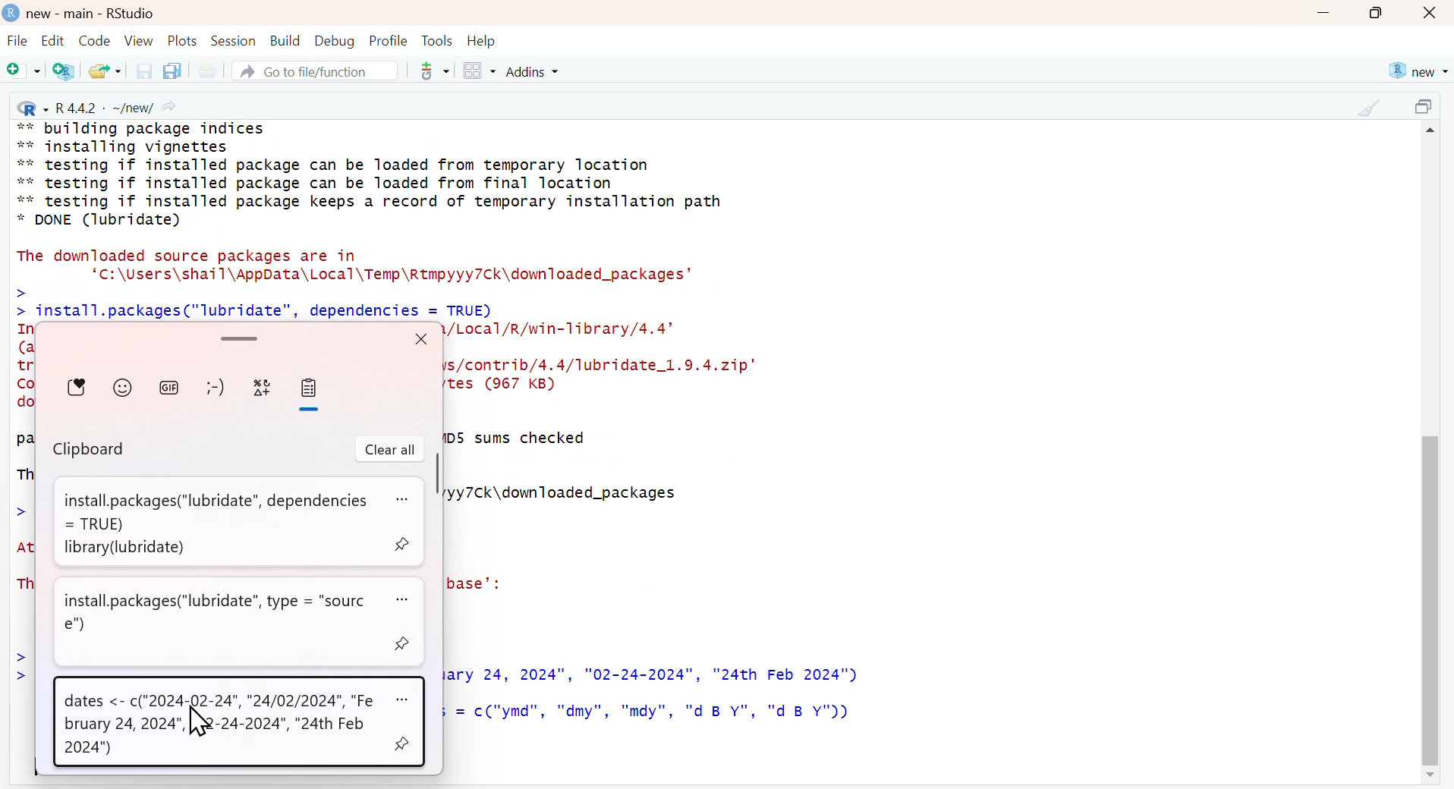 This screenshot has height=789, width=1454. What do you see at coordinates (78, 387) in the screenshot?
I see `favorite` at bounding box center [78, 387].